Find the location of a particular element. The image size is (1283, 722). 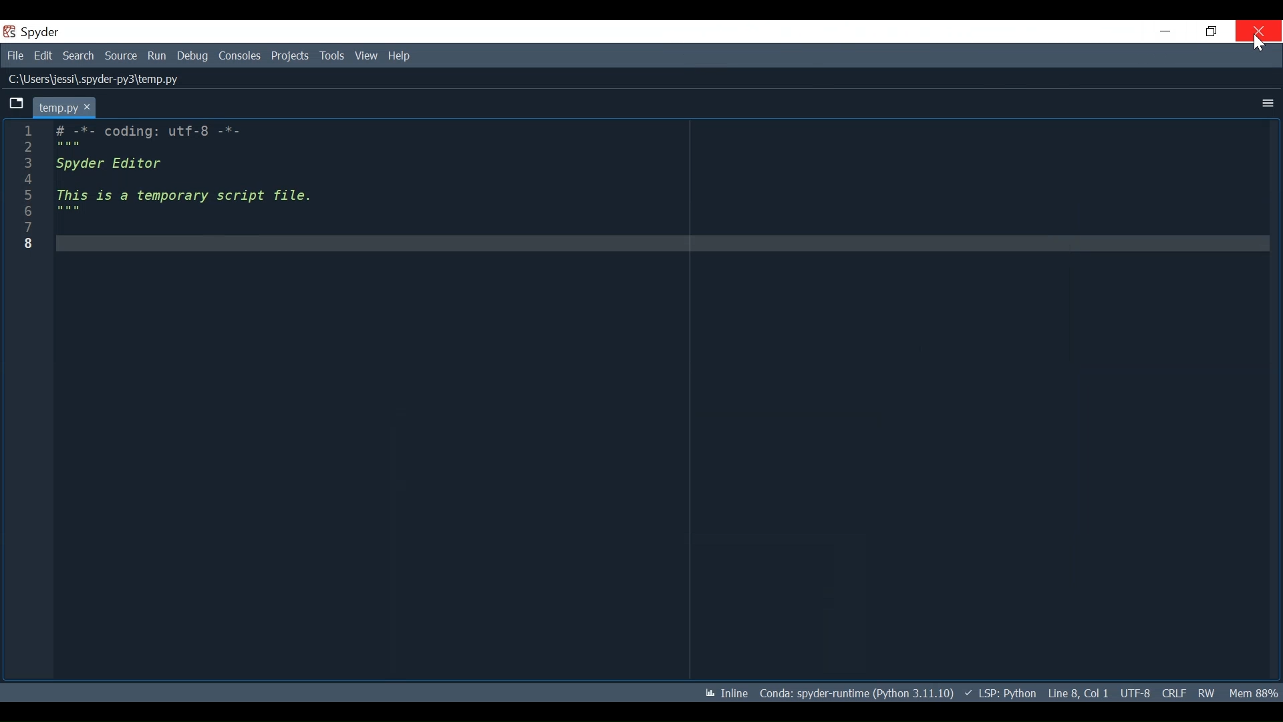

Close is located at coordinates (1258, 31).